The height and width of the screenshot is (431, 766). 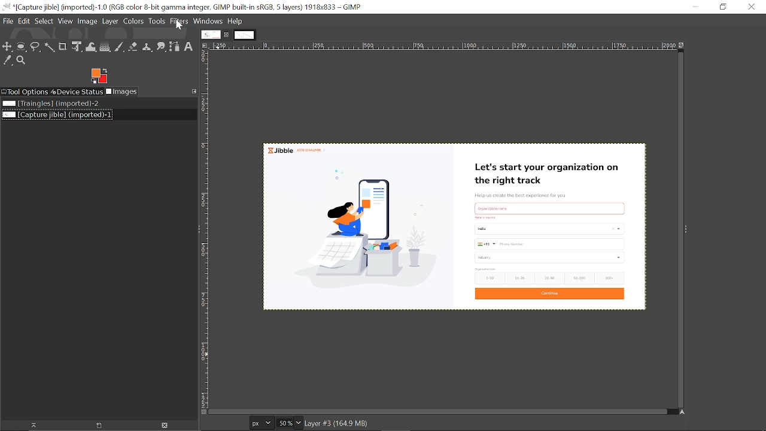 What do you see at coordinates (63, 47) in the screenshot?
I see `Crop tool` at bounding box center [63, 47].